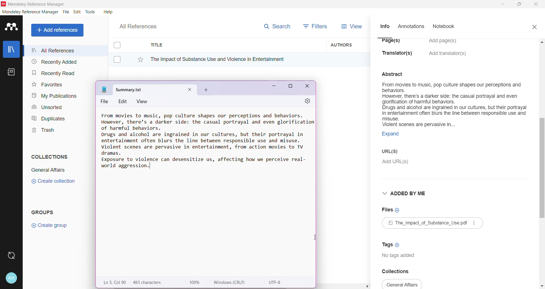 The width and height of the screenshot is (545, 289). Describe the element at coordinates (14, 255) in the screenshot. I see `Last Sync` at that location.